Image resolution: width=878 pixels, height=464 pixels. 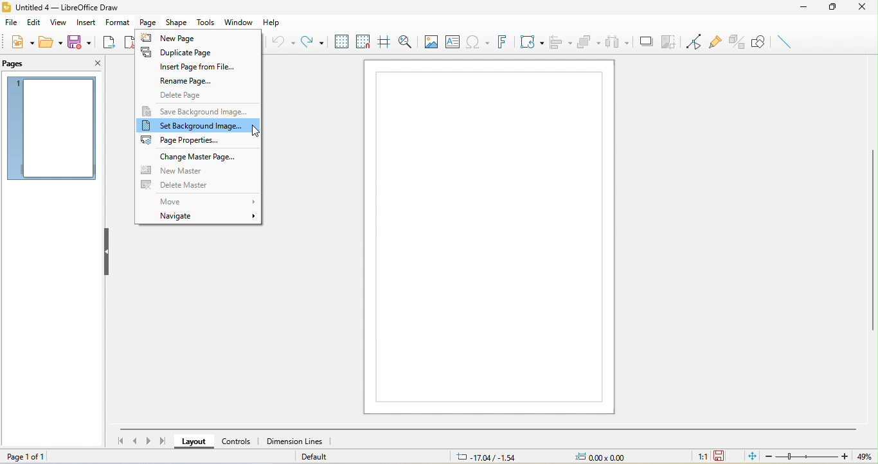 I want to click on the document has not been modified since the last save, so click(x=726, y=456).